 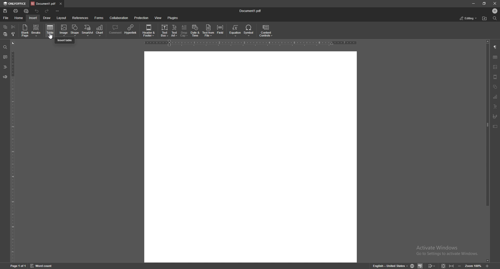 What do you see at coordinates (61, 4) in the screenshot?
I see `close tab` at bounding box center [61, 4].